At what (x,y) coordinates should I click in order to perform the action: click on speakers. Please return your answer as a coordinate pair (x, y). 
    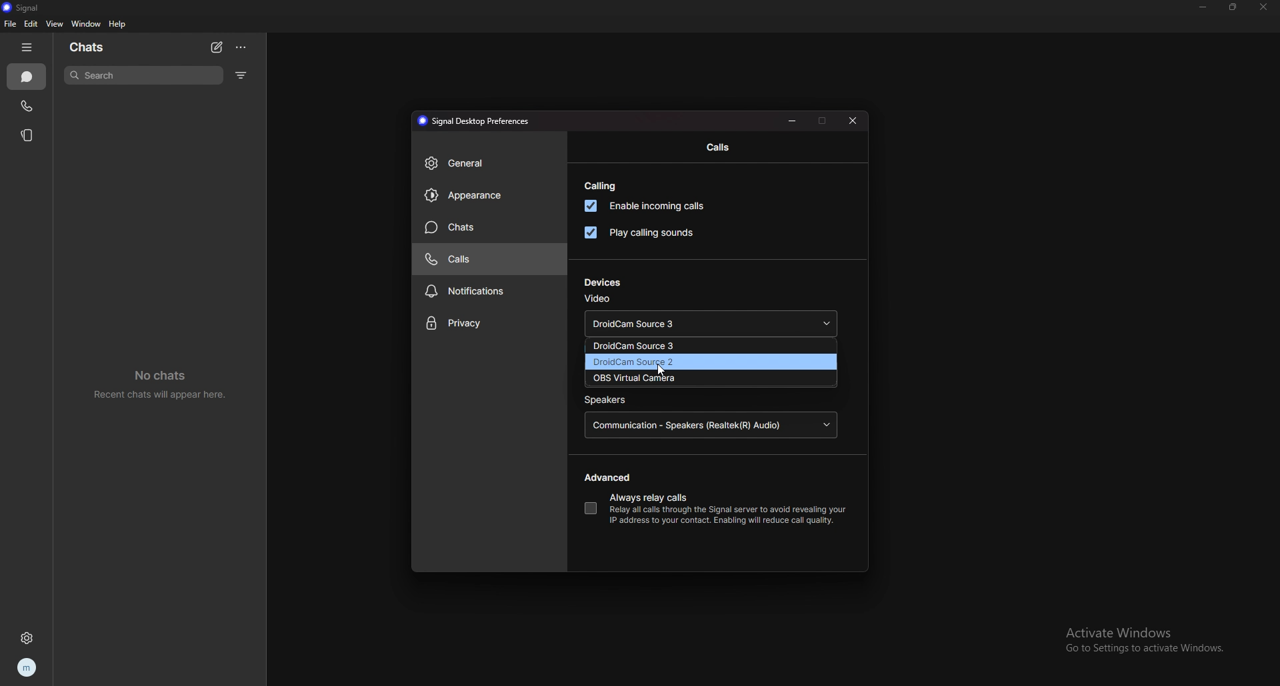
    Looking at the image, I should click on (607, 400).